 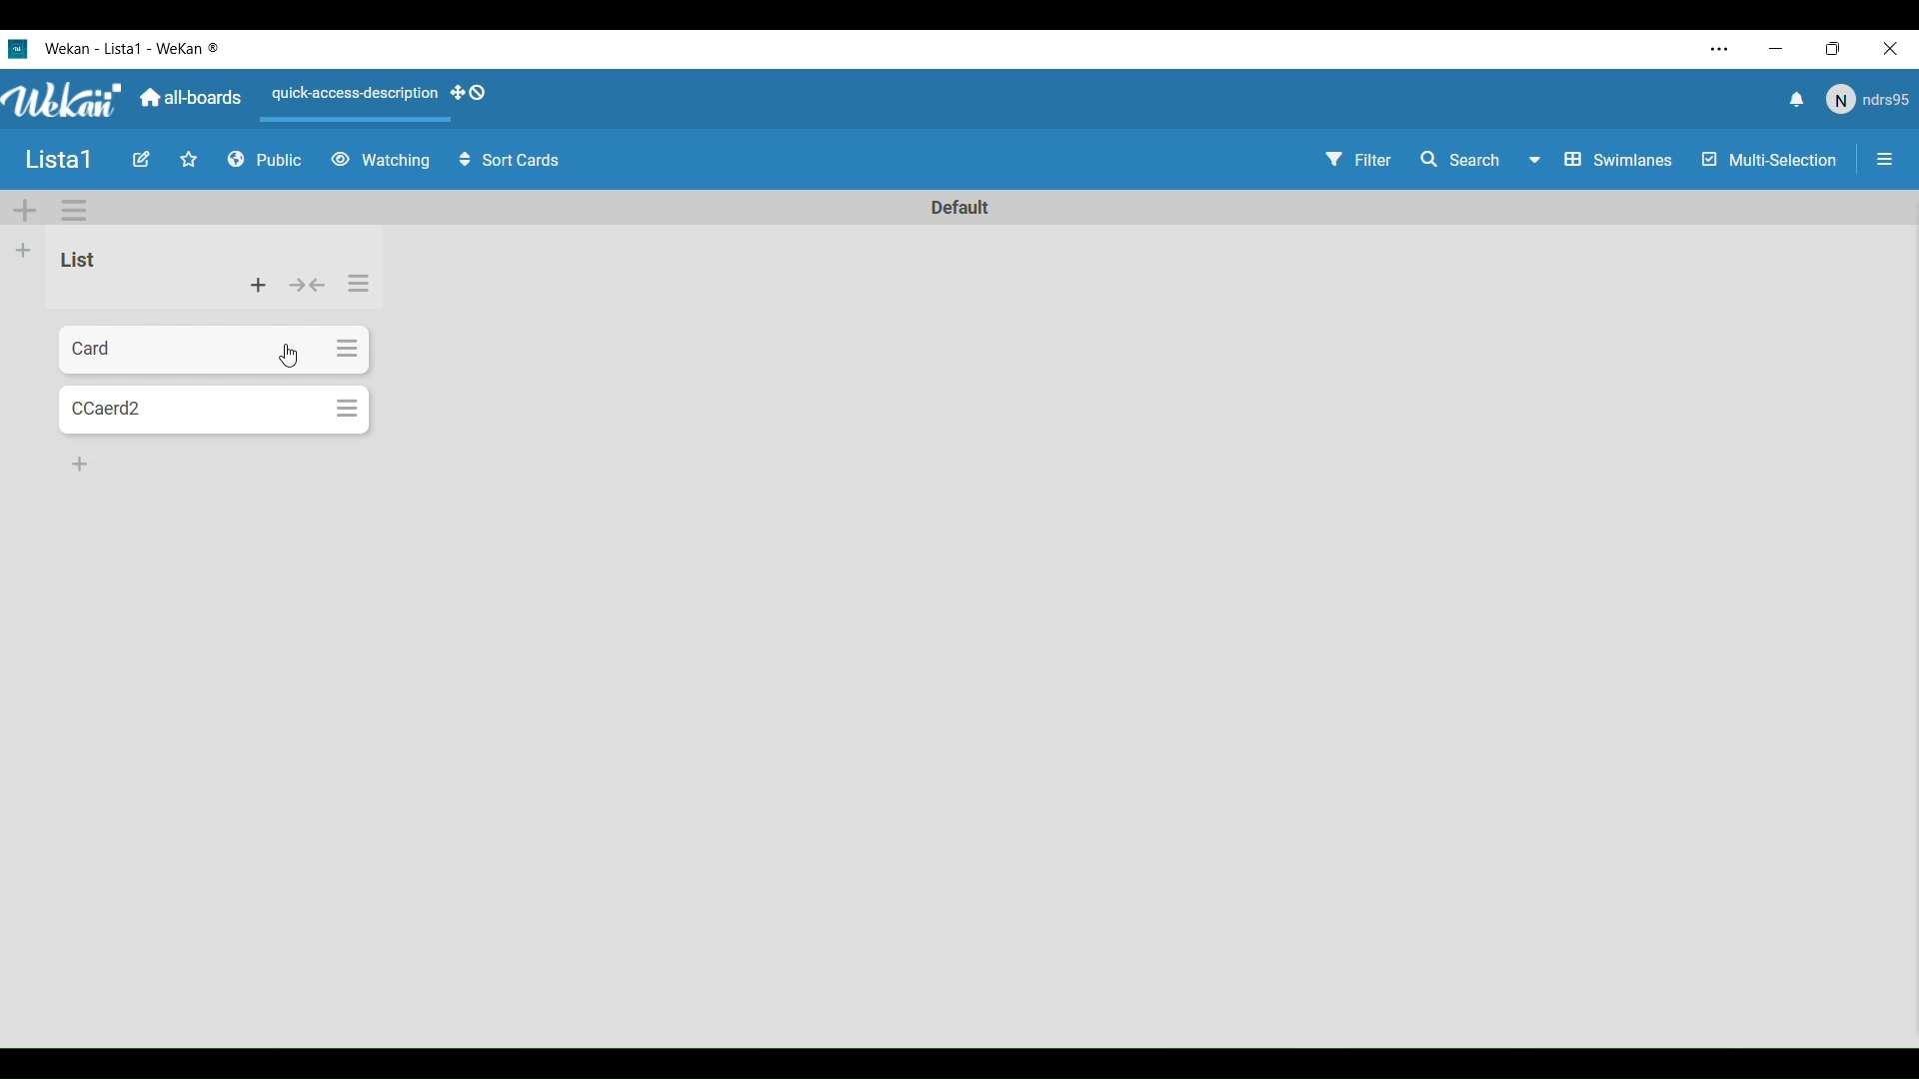 I want to click on Swimlines, so click(x=1621, y=160).